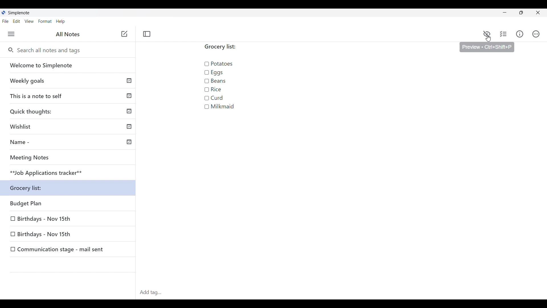 The height and width of the screenshot is (308, 547). I want to click on Insert checklist, so click(504, 34).